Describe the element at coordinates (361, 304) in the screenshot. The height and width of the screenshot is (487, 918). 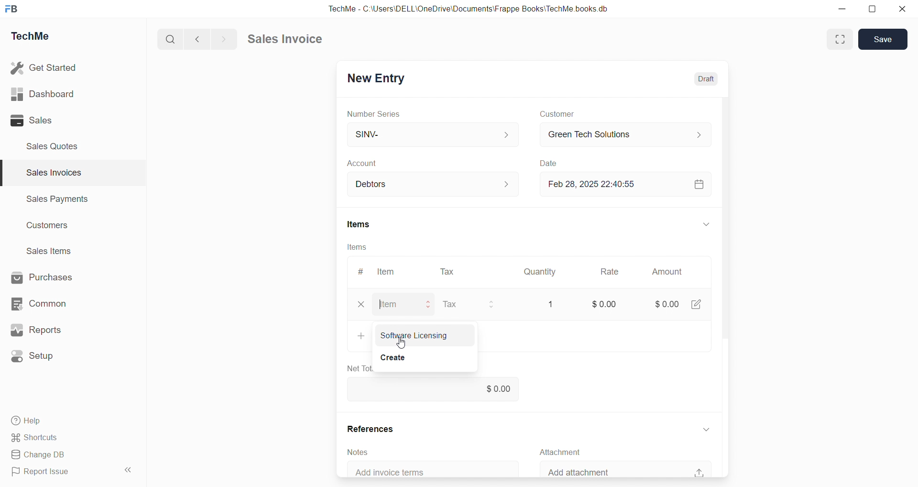
I see `close` at that location.